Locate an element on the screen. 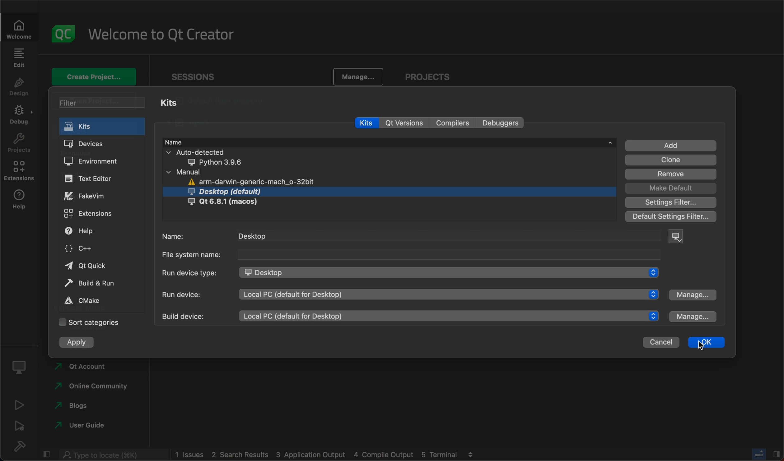 This screenshot has width=784, height=461. user guide is located at coordinates (86, 426).